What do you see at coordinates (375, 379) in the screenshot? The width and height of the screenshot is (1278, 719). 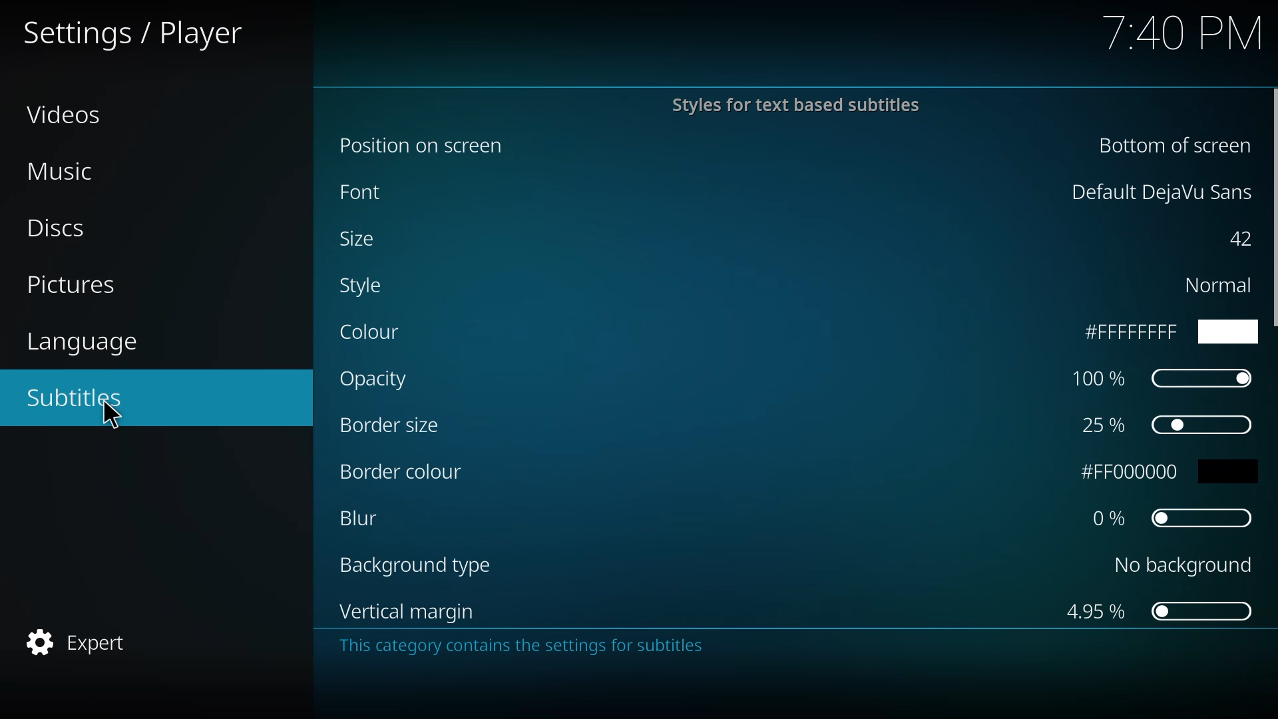 I see `opacity` at bounding box center [375, 379].